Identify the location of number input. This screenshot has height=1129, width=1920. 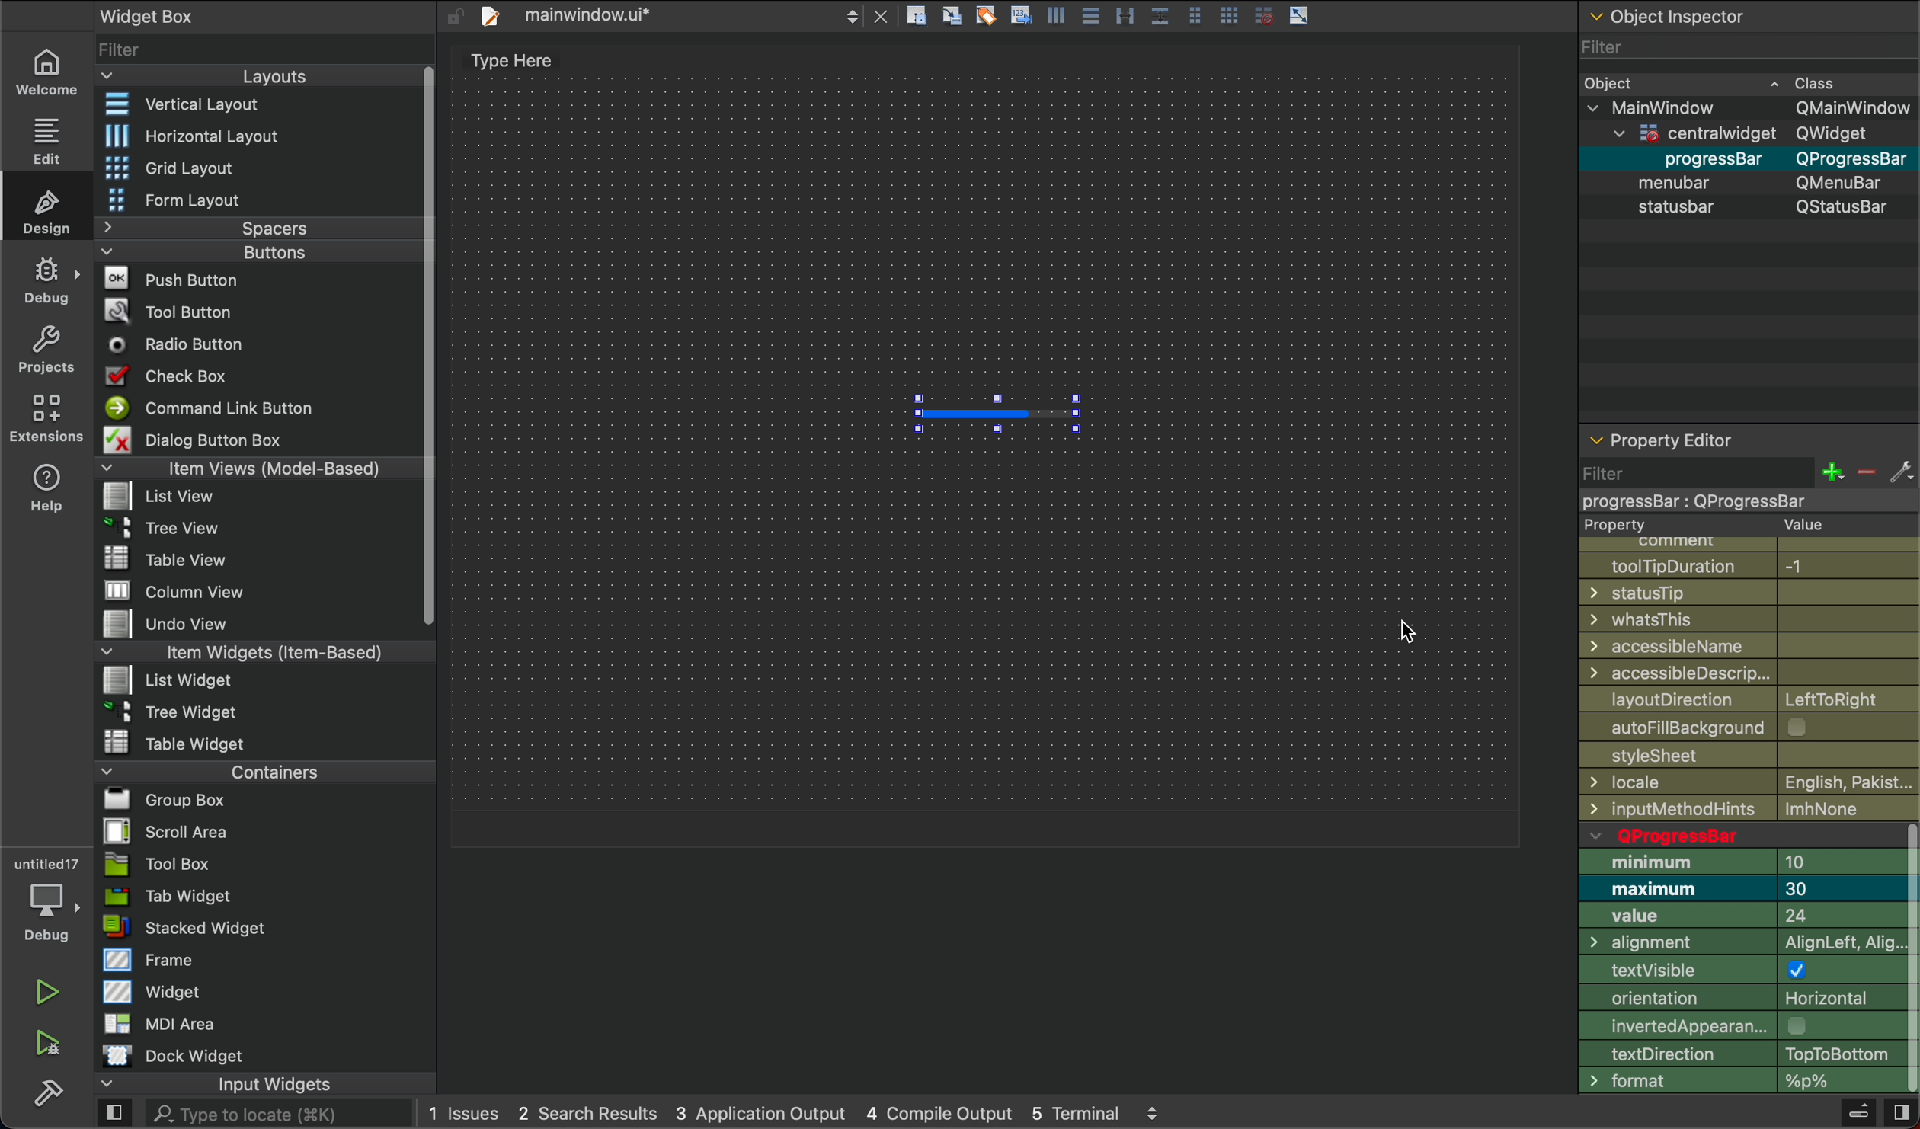
(1835, 892).